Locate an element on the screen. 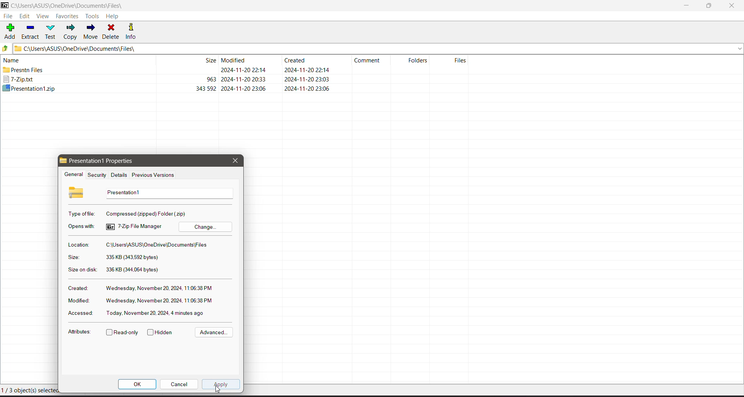 The image size is (744, 397). Modified is located at coordinates (77, 300).